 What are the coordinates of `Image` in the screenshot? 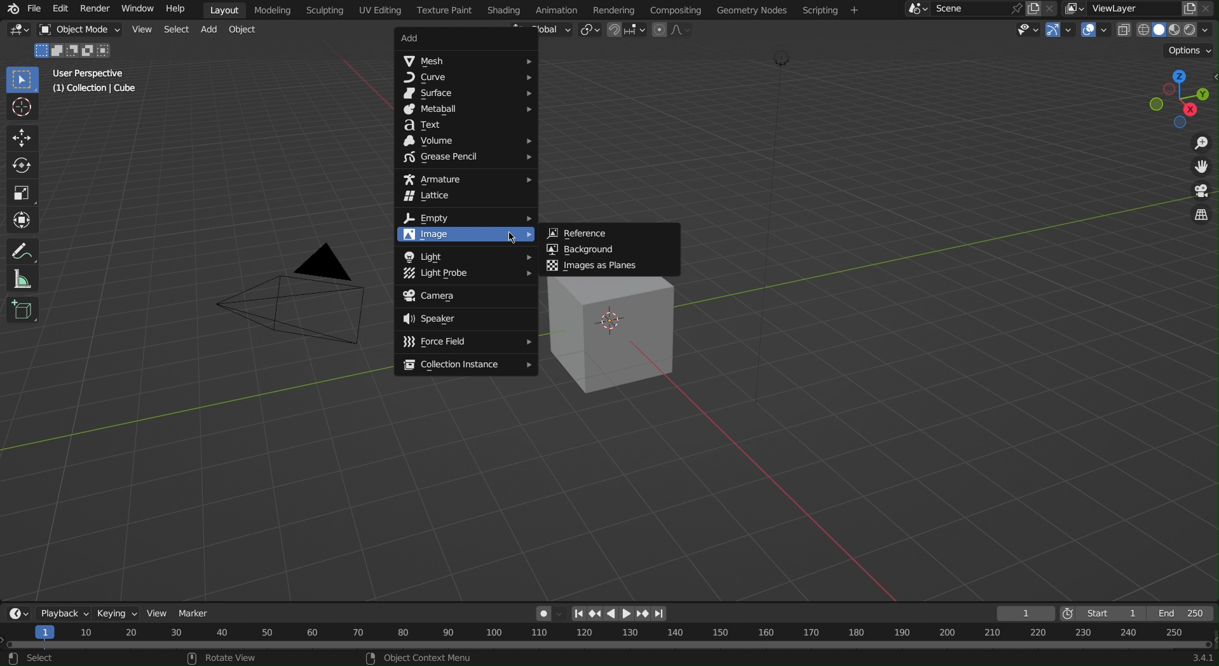 It's located at (463, 236).